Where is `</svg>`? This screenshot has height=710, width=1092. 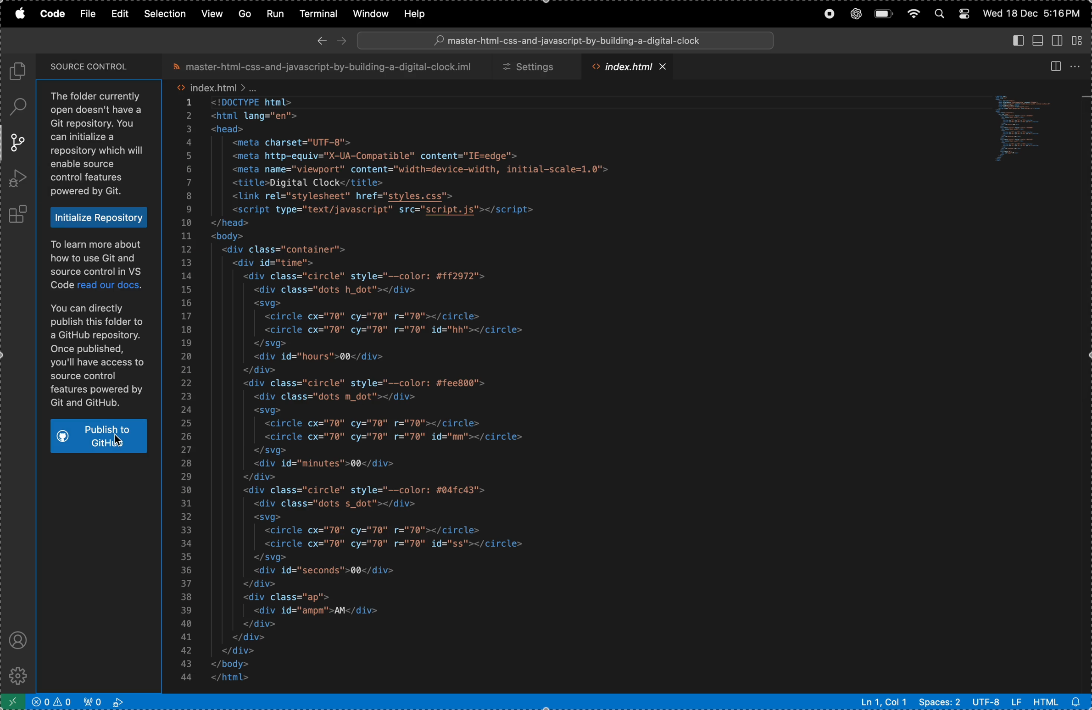 </svg> is located at coordinates (273, 557).